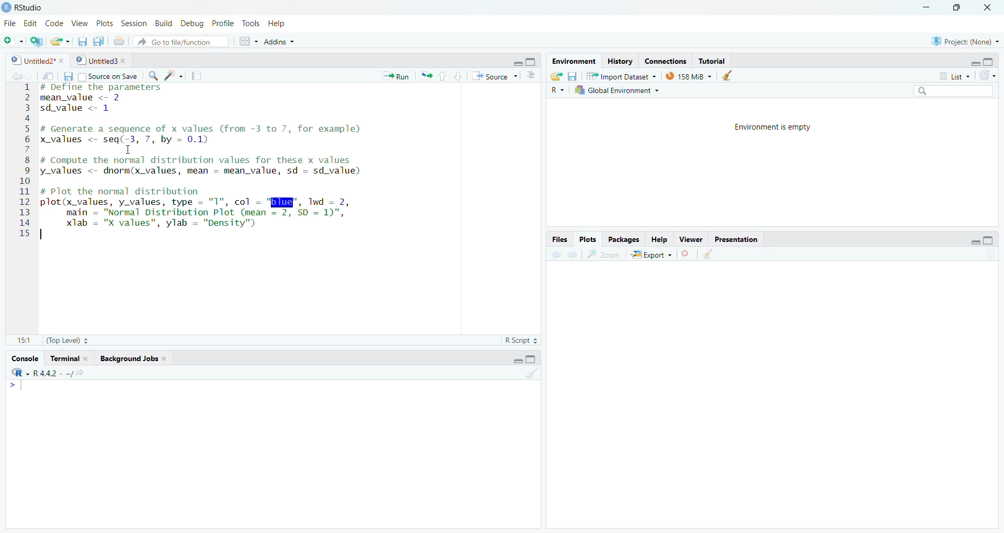 Image resolution: width=1004 pixels, height=533 pixels. Describe the element at coordinates (713, 61) in the screenshot. I see `Tutorial` at that location.